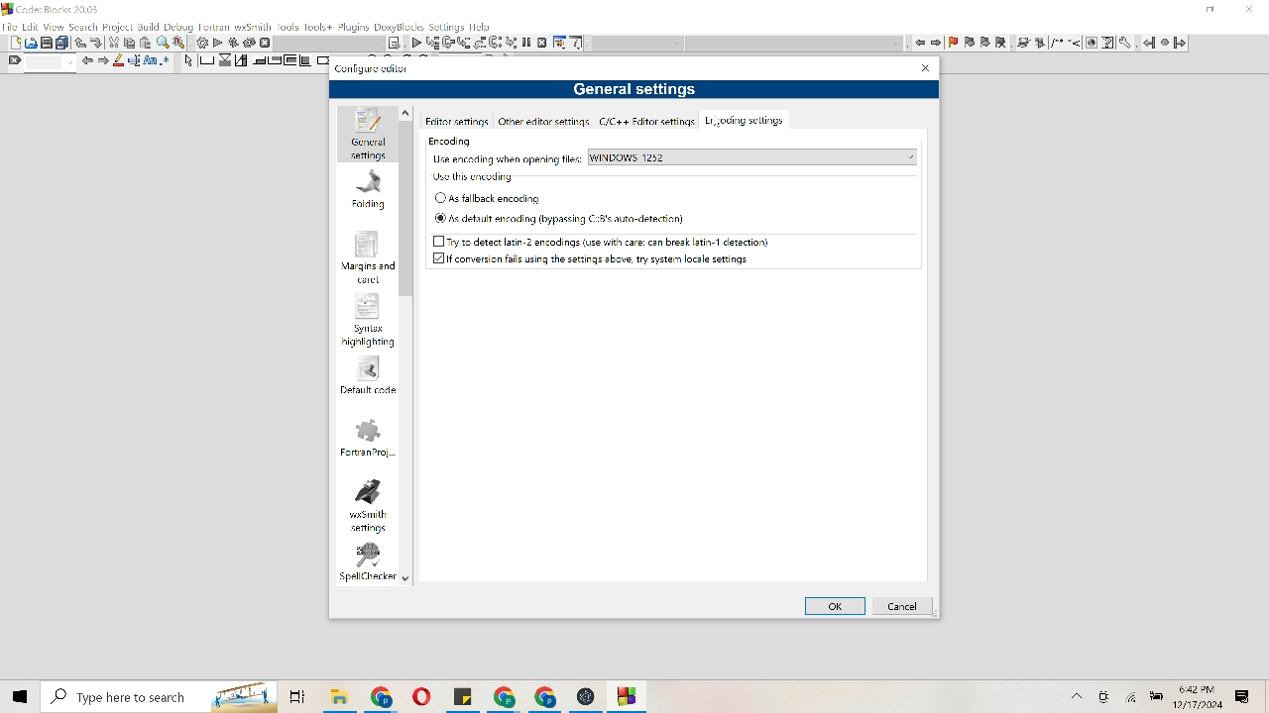 The image size is (1269, 713). What do you see at coordinates (10, 25) in the screenshot?
I see `File` at bounding box center [10, 25].